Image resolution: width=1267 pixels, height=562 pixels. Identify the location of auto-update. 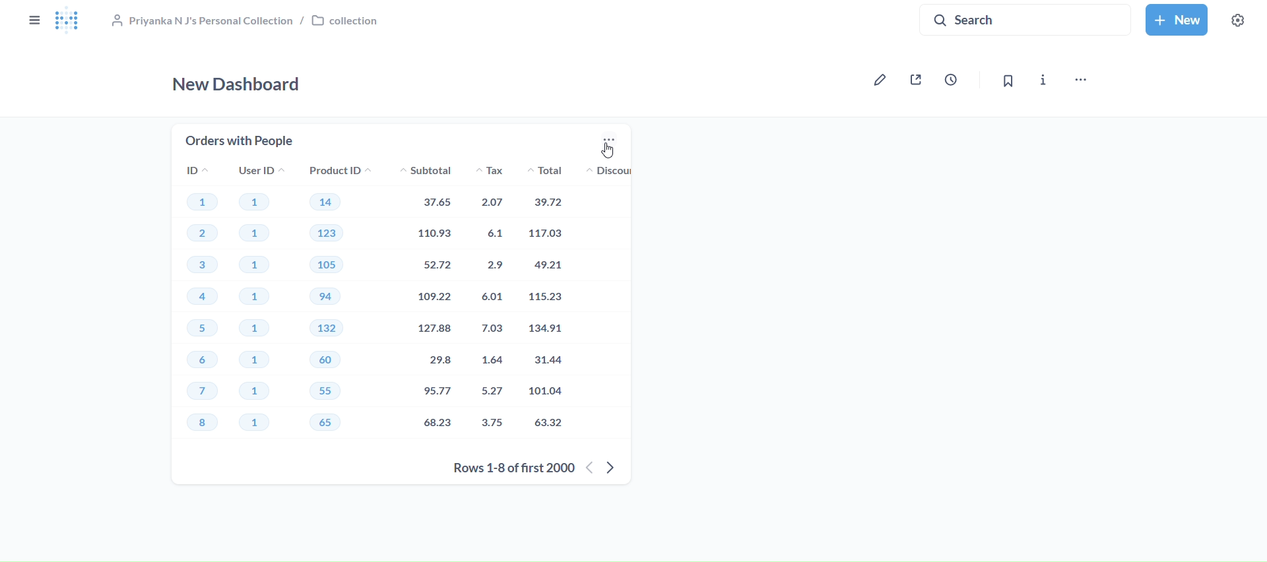
(951, 80).